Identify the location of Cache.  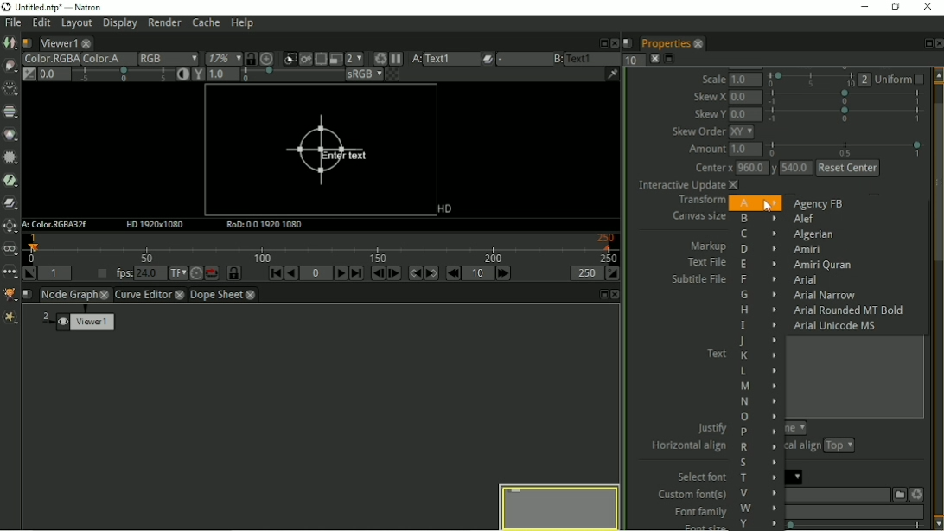
(206, 23).